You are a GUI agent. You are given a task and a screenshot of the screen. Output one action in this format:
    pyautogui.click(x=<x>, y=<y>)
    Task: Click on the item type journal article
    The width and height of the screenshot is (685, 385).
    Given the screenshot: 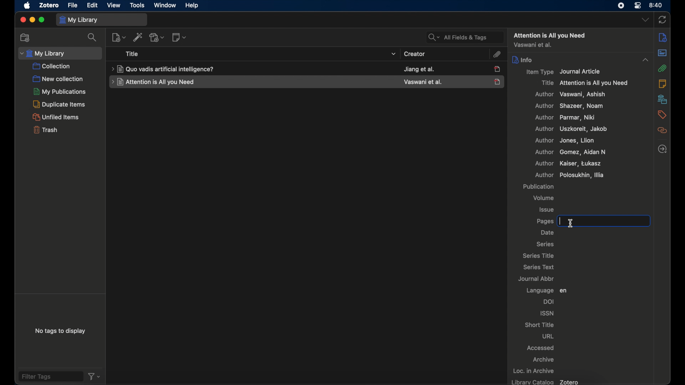 What is the action you would take?
    pyautogui.click(x=567, y=72)
    